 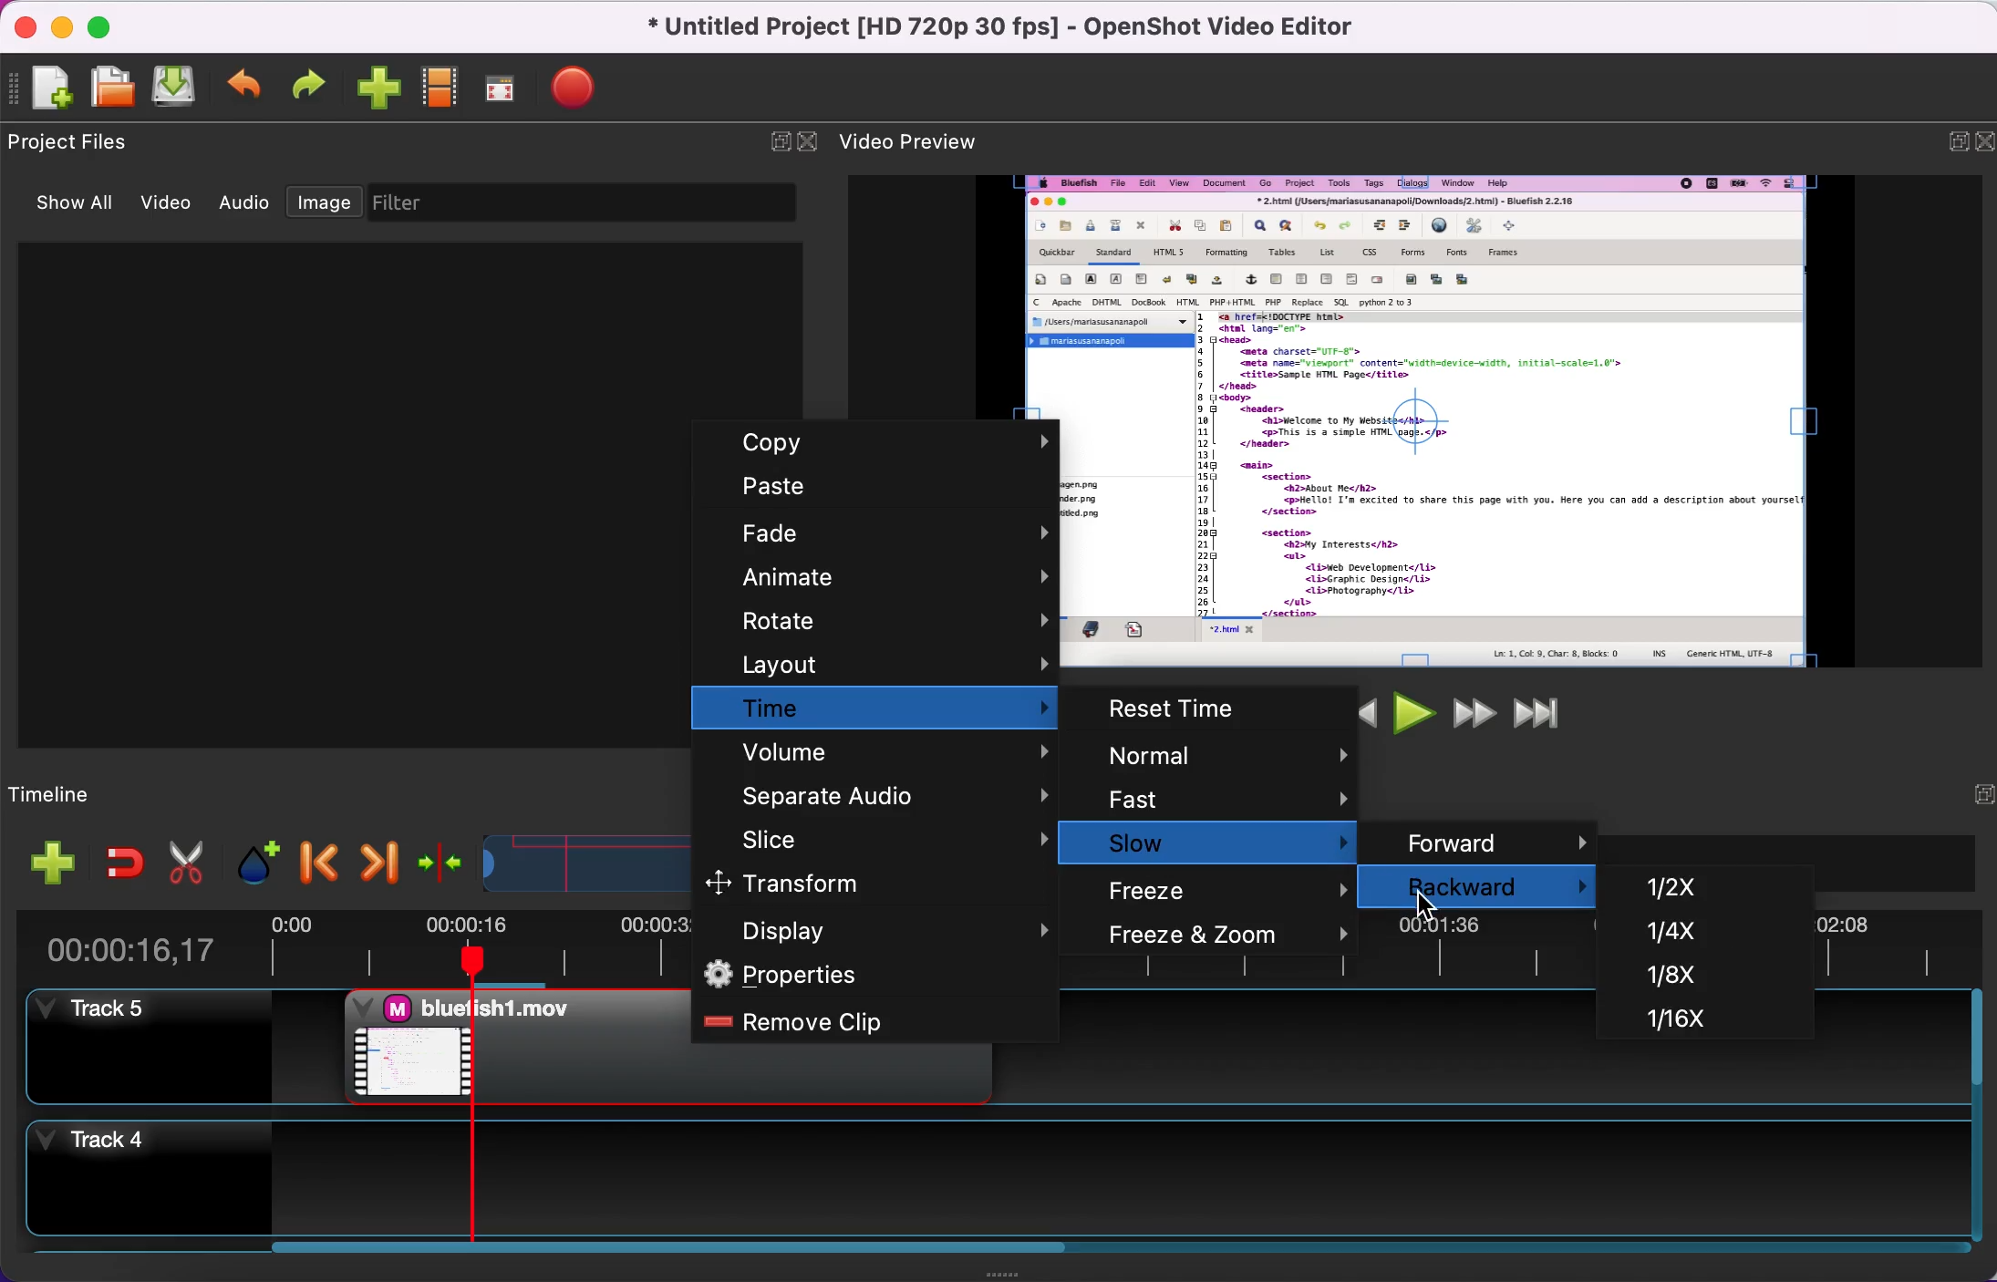 I want to click on image, so click(x=324, y=203).